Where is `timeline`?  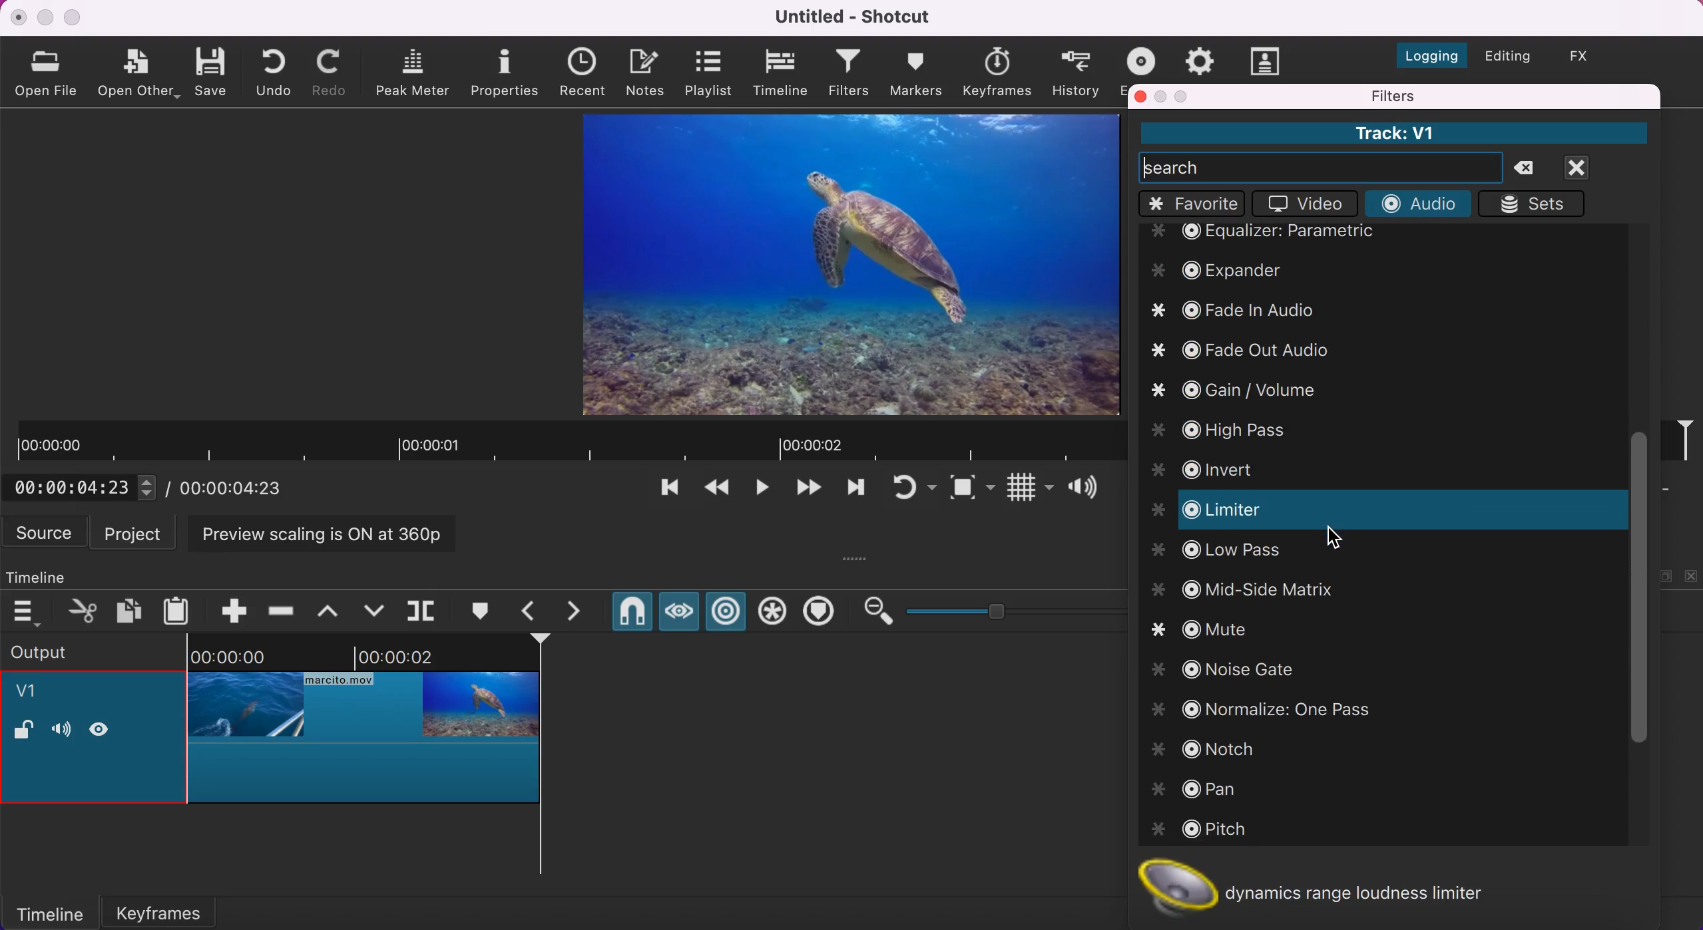
timeline is located at coordinates (782, 73).